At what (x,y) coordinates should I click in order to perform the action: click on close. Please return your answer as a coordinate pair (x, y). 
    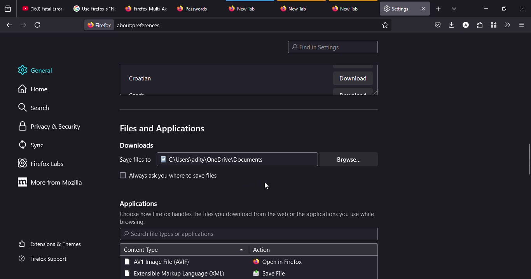
    Looking at the image, I should click on (523, 9).